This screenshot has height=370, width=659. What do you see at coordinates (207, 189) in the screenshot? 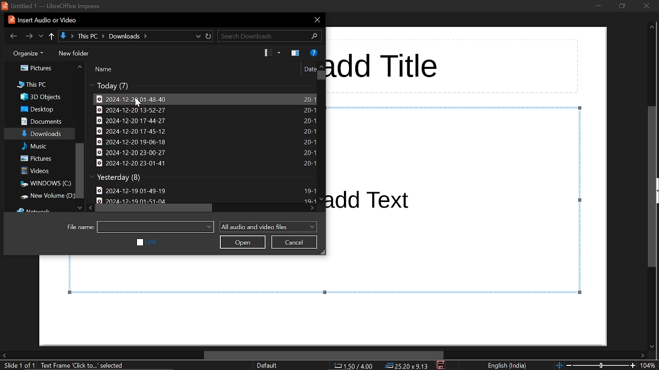
I see `file titled "2024-12-20 01-49-19"` at bounding box center [207, 189].